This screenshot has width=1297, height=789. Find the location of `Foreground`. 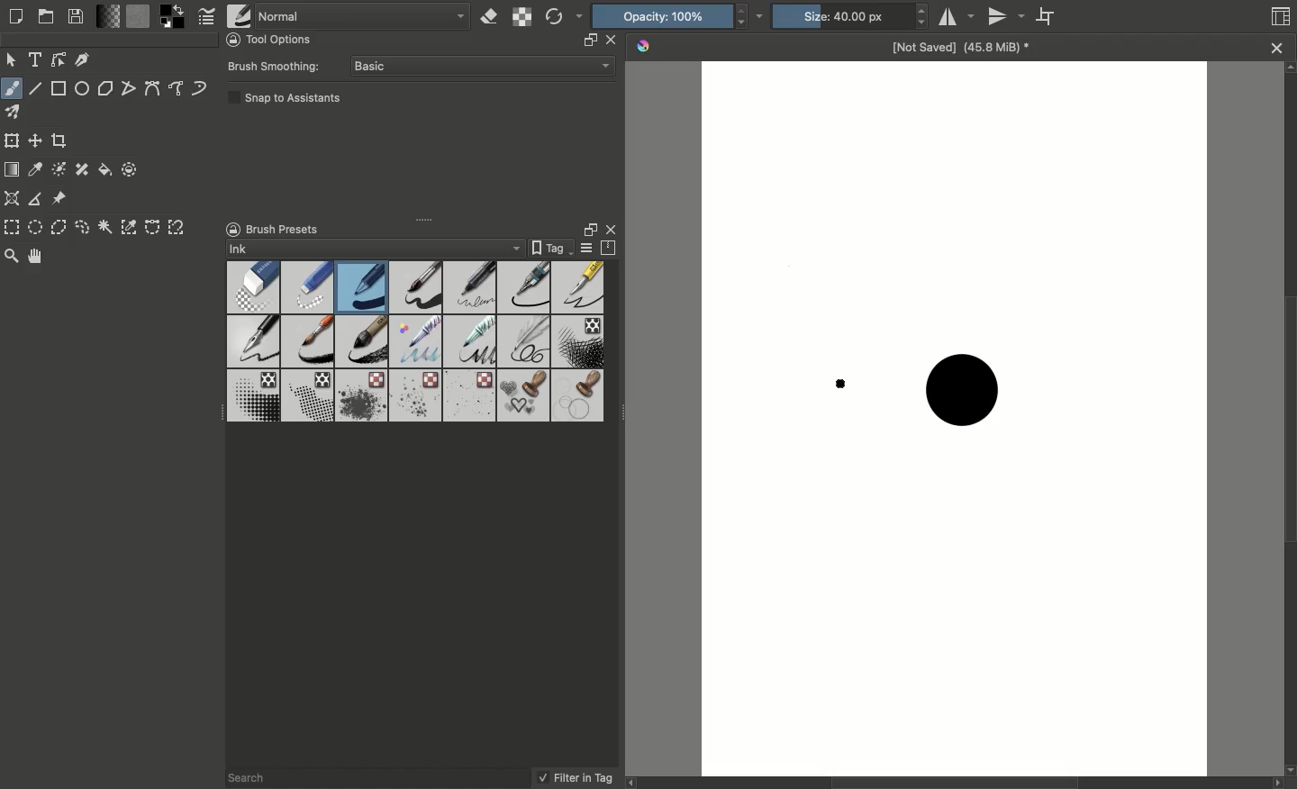

Foreground is located at coordinates (177, 16).